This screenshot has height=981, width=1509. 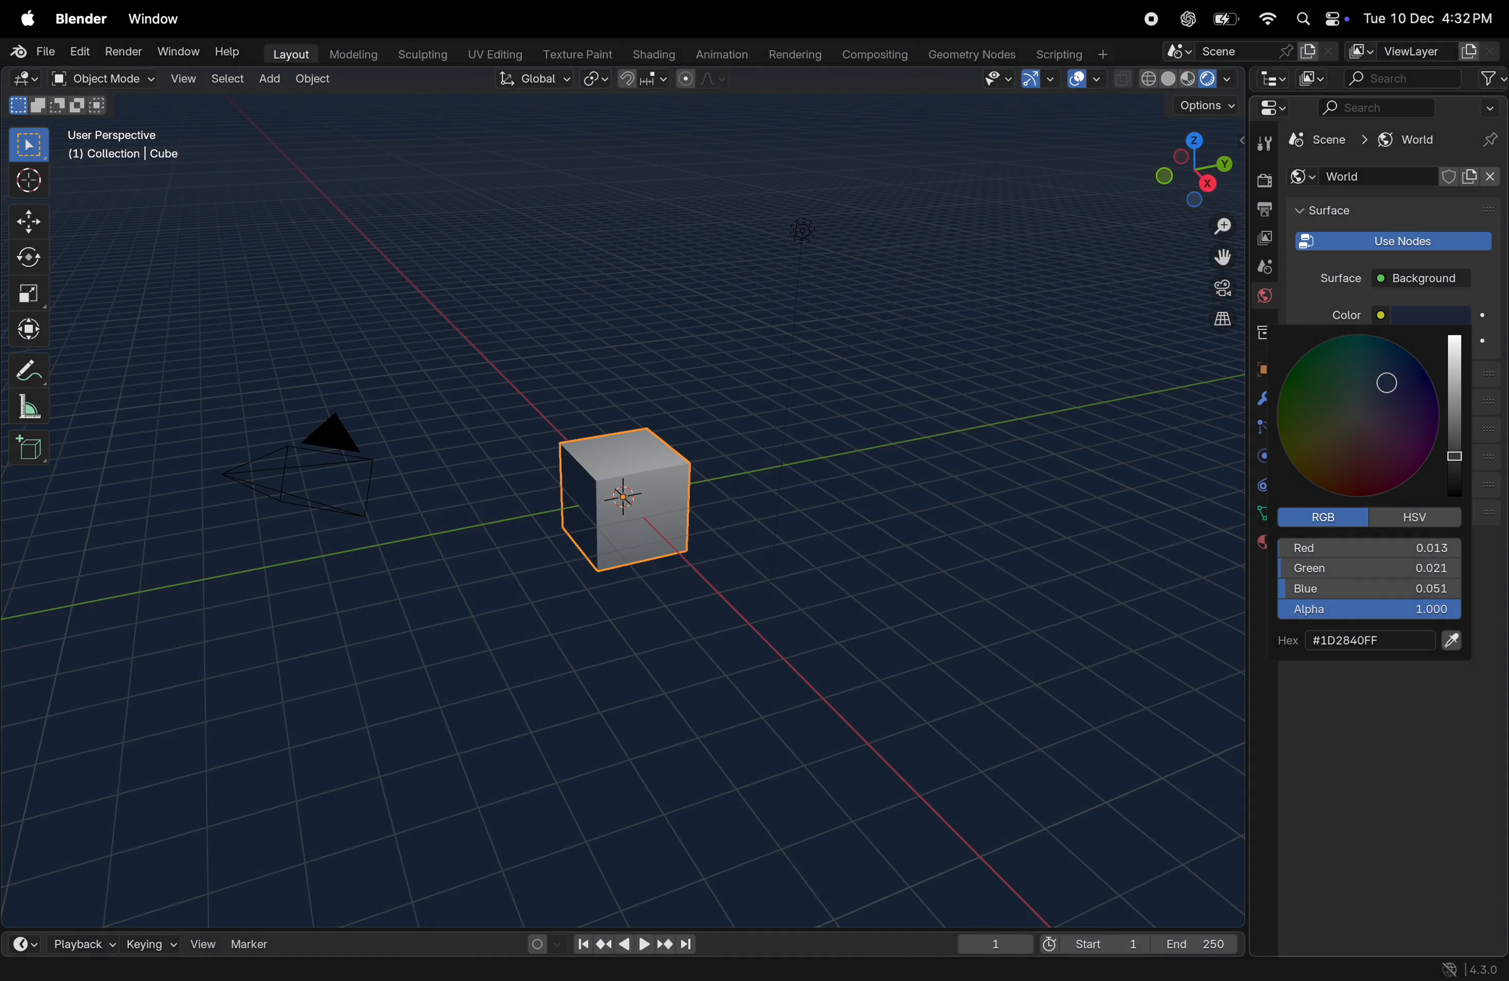 What do you see at coordinates (1087, 79) in the screenshot?
I see `show overlays` at bounding box center [1087, 79].